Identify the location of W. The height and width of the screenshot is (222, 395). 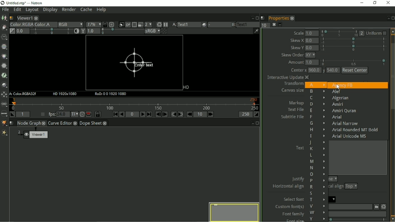
(317, 212).